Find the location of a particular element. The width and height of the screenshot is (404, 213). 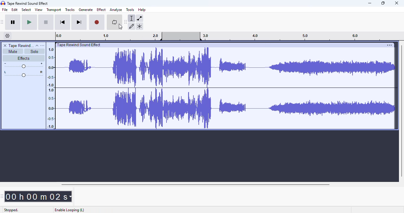

audio track is located at coordinates (226, 88).